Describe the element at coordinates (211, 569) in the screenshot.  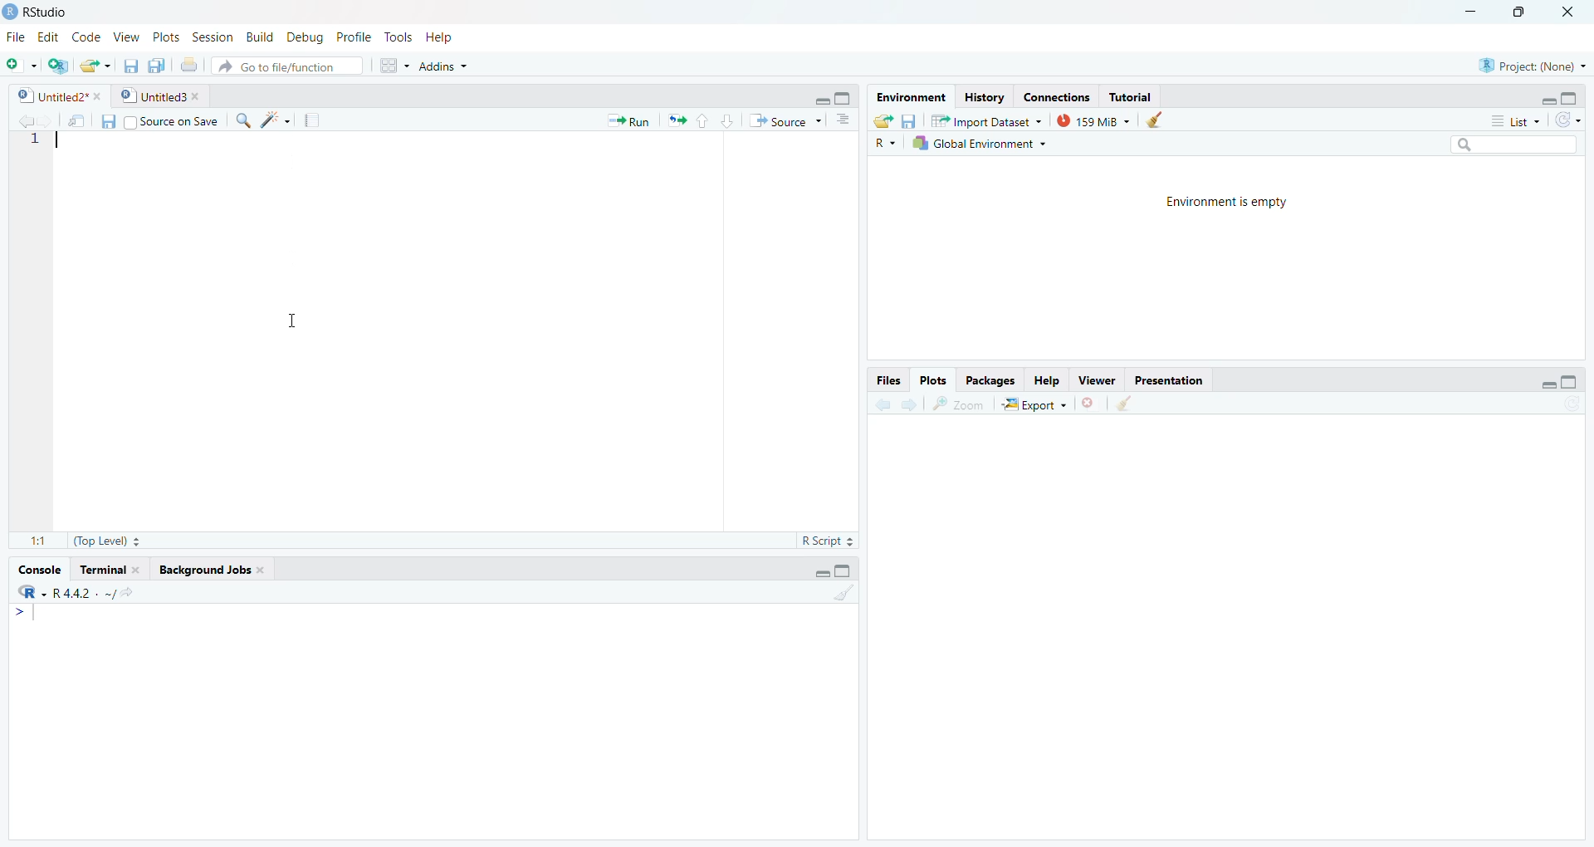
I see `Background Jobs` at that location.